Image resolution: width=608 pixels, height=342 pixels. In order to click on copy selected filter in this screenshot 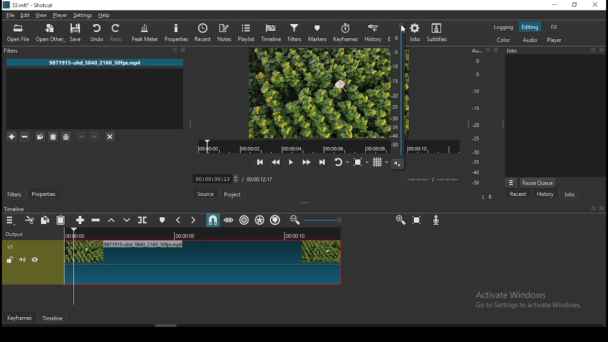, I will do `click(38, 136)`.